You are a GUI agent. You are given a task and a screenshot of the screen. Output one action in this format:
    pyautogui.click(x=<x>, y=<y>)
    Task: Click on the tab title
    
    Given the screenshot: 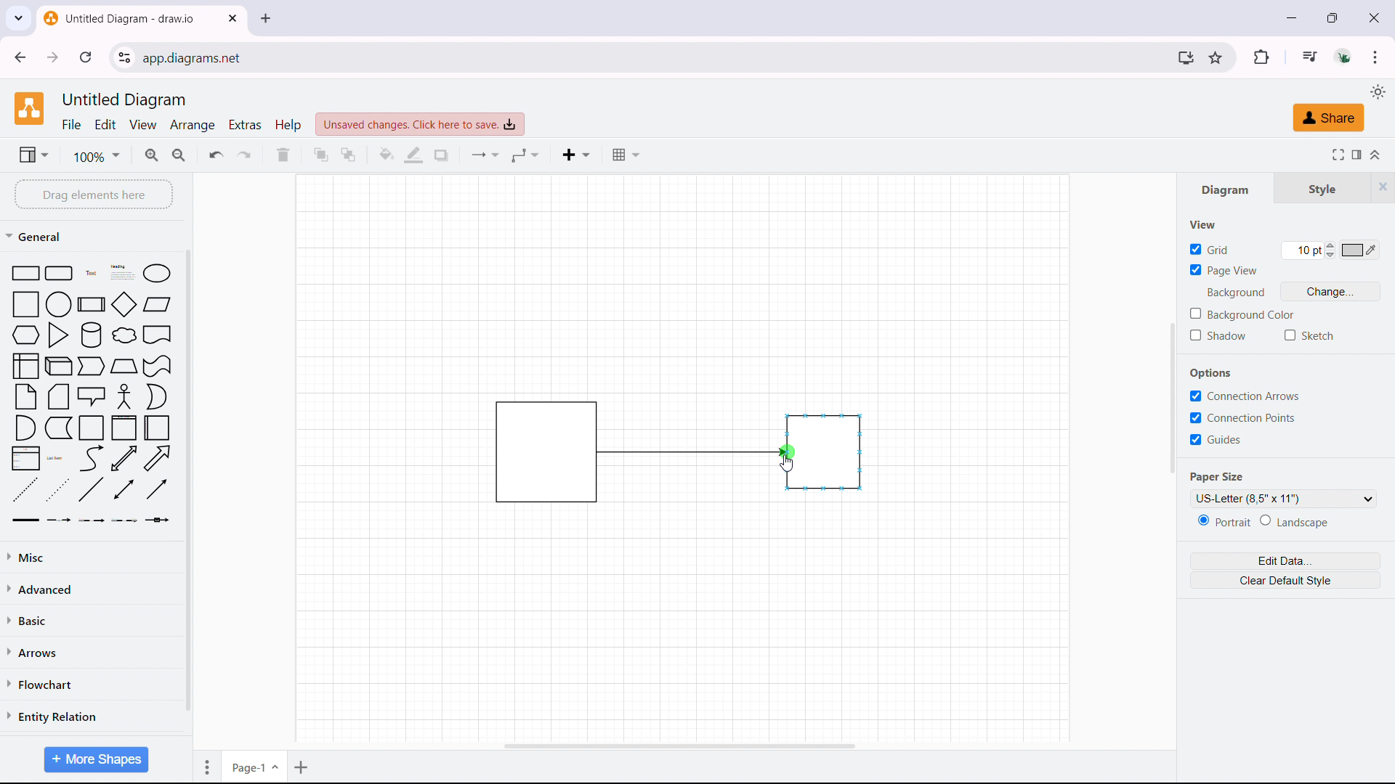 What is the action you would take?
    pyautogui.click(x=121, y=18)
    